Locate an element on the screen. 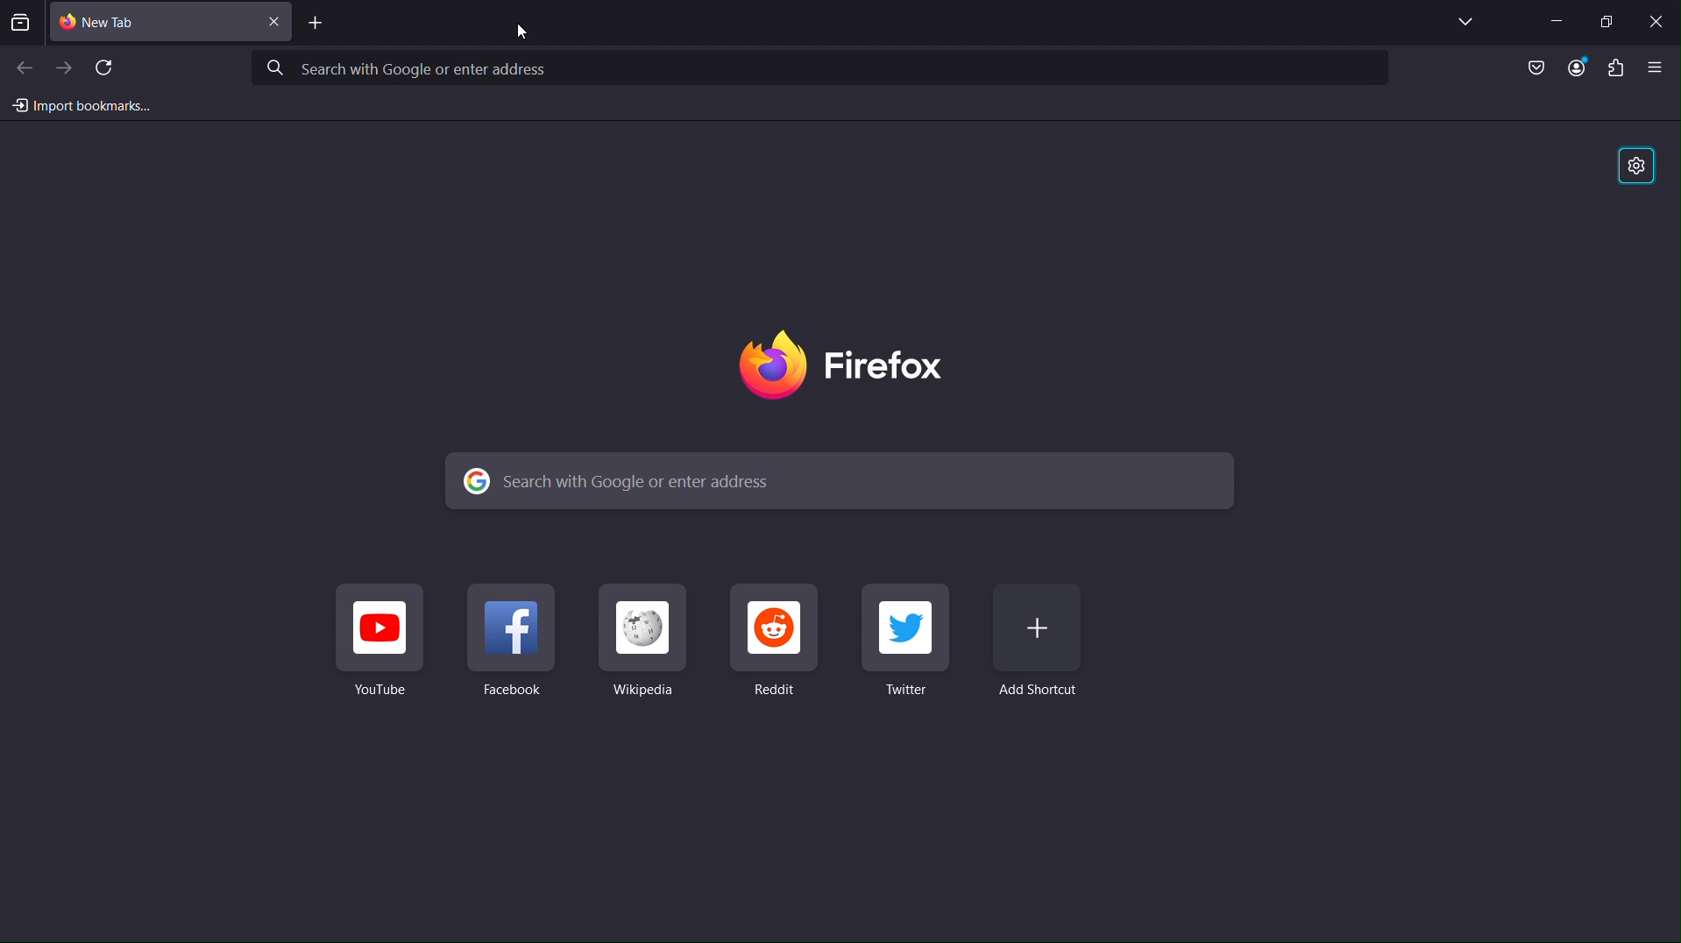 The width and height of the screenshot is (1681, 943). Settings is located at coordinates (1633, 167).